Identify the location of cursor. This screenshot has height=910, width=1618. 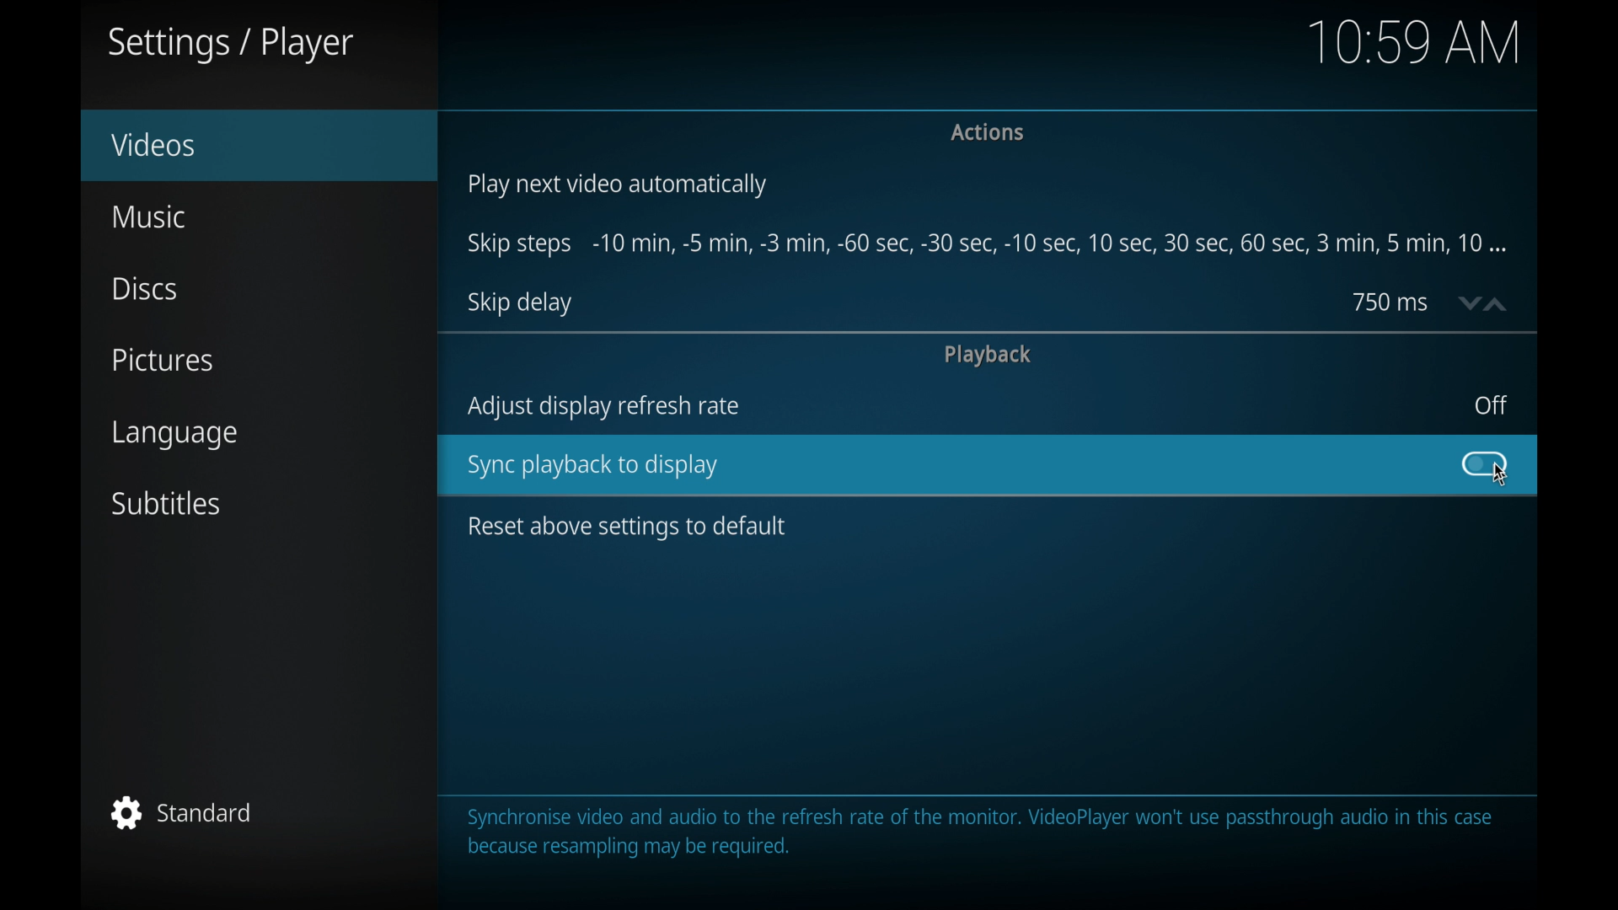
(1503, 474).